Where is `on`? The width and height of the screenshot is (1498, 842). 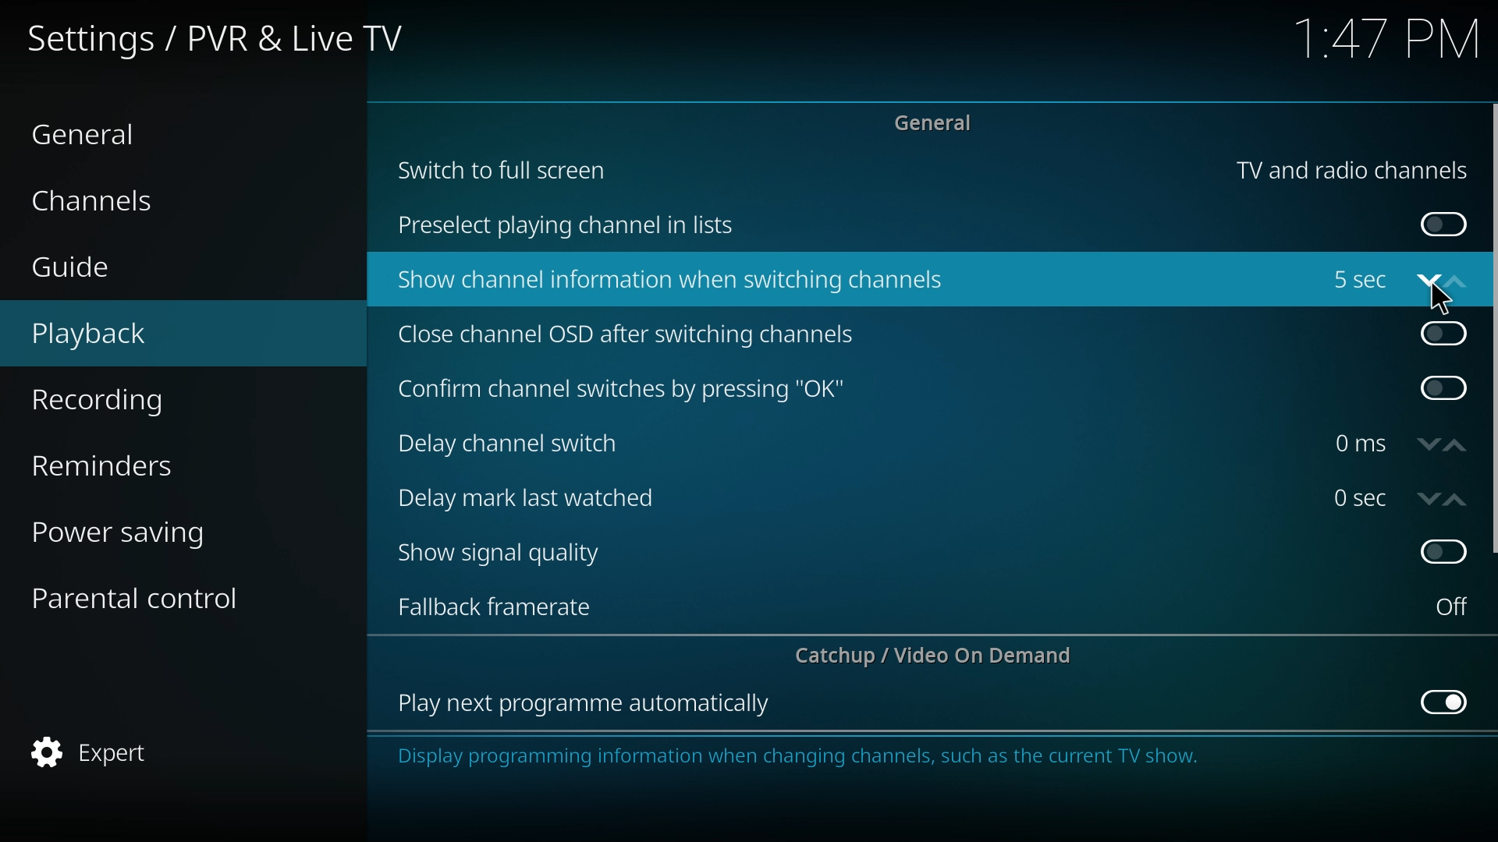
on is located at coordinates (1452, 607).